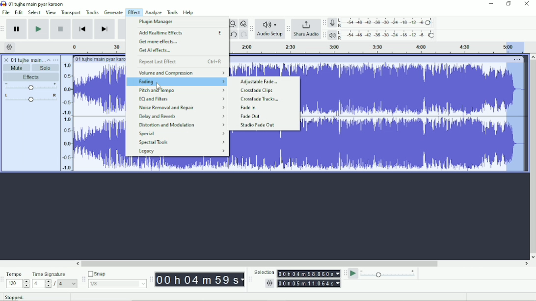  I want to click on Skip to start, so click(82, 29).